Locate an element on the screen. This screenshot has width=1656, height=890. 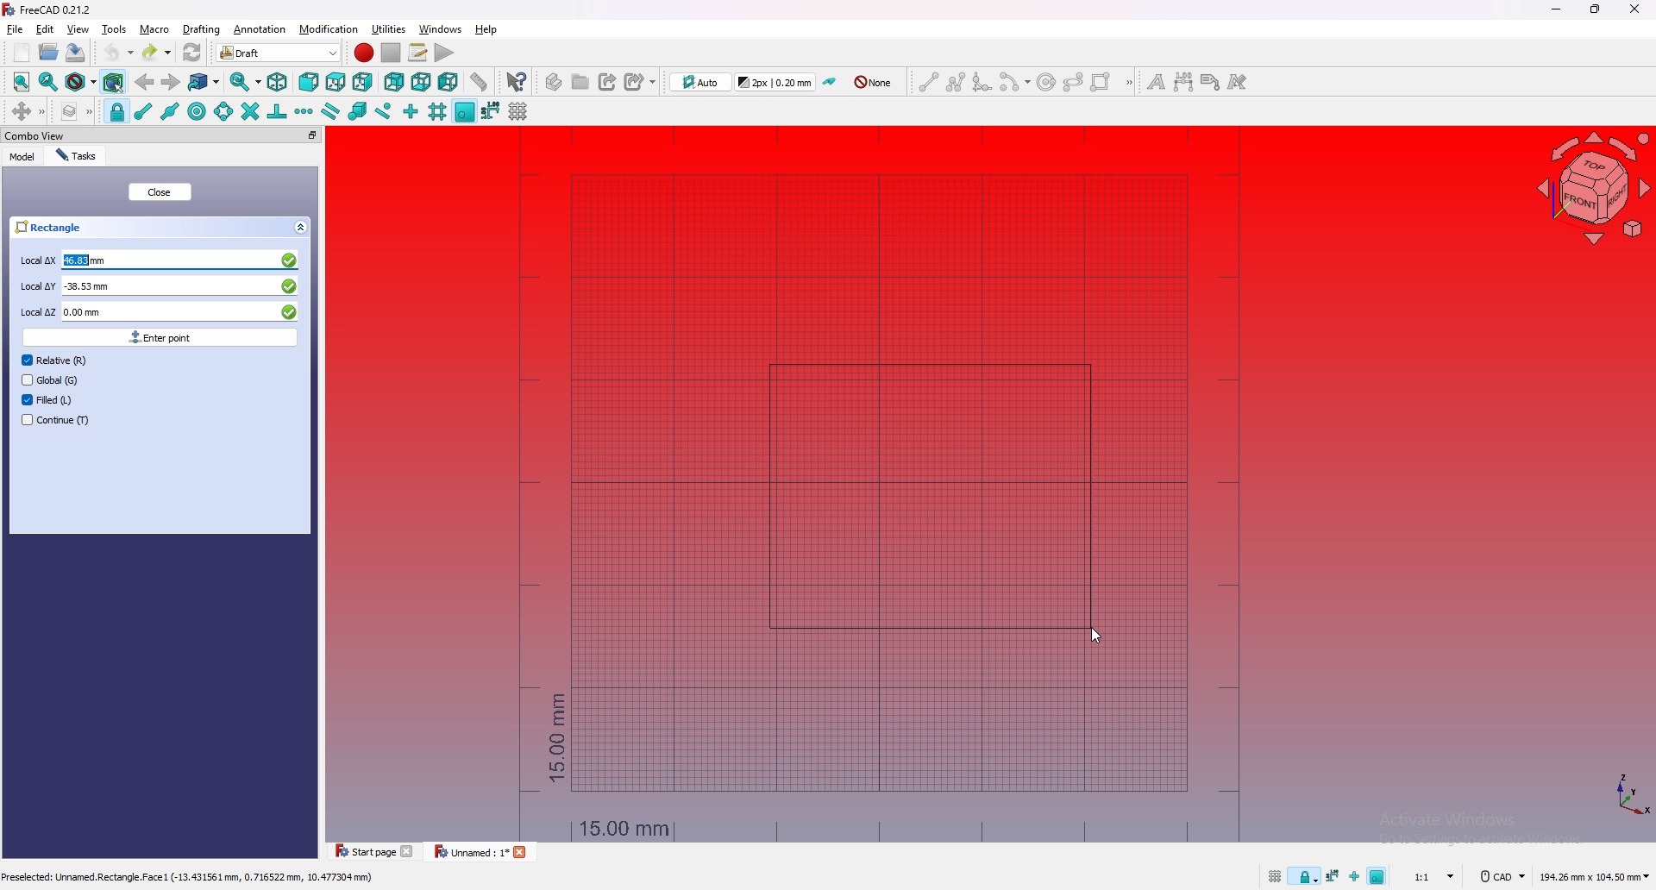
local Δx is located at coordinates (37, 261).